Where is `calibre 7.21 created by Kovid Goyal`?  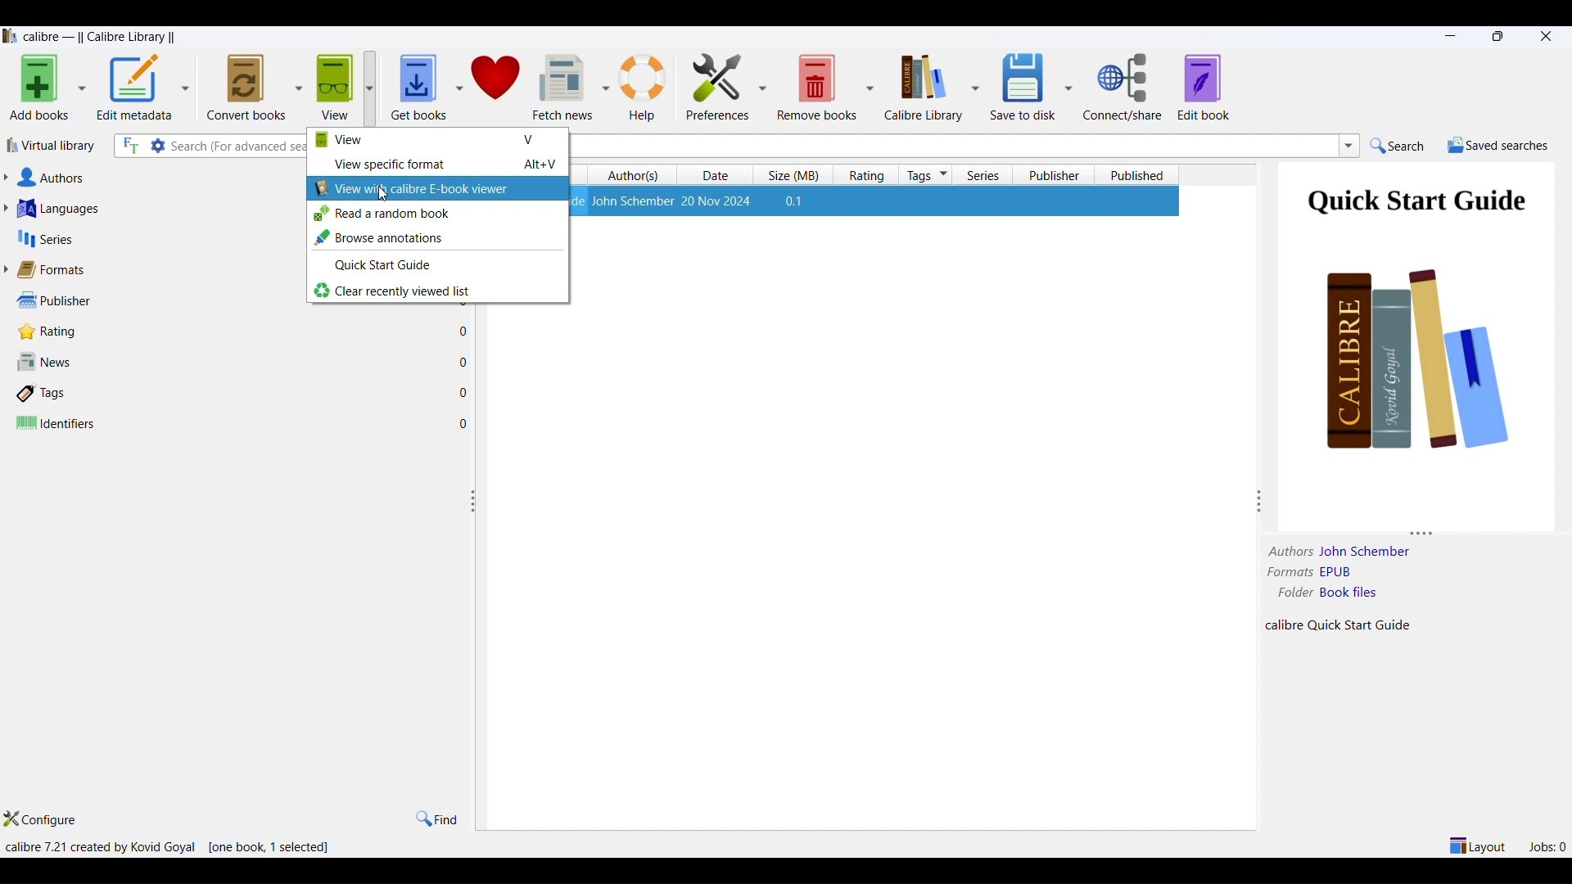
calibre 7.21 created by Kovid Goyal is located at coordinates (100, 847).